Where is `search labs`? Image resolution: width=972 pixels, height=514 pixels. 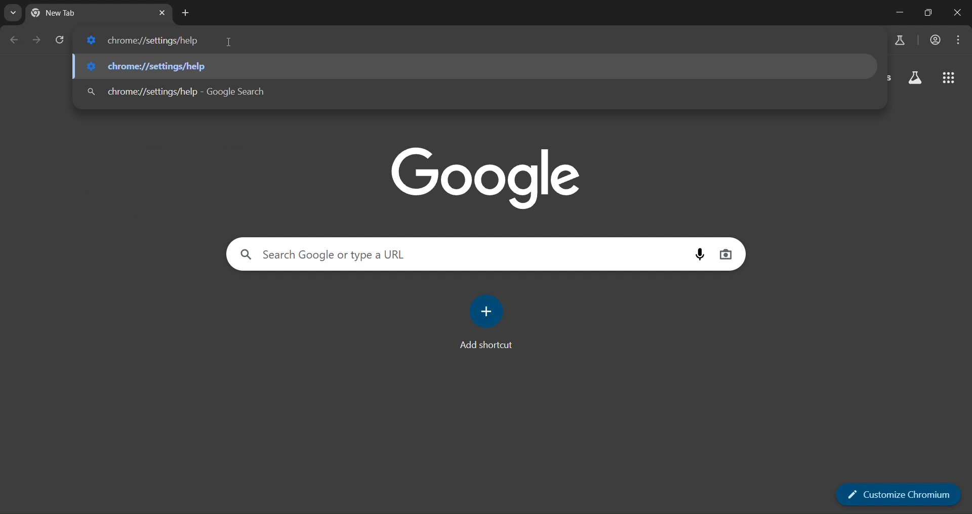 search labs is located at coordinates (915, 77).